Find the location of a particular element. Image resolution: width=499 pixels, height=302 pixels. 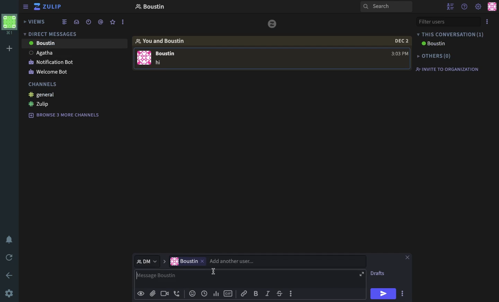

favorite is located at coordinates (113, 22).